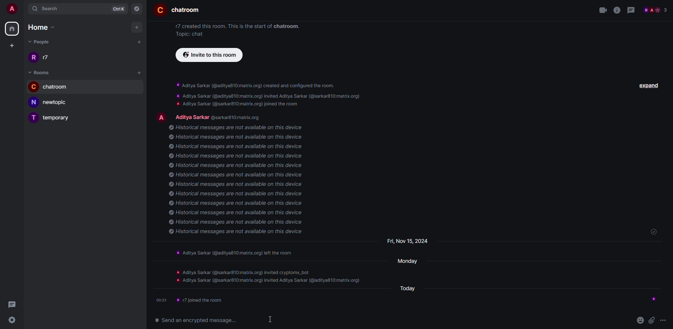 The image size is (673, 329). Describe the element at coordinates (119, 8) in the screenshot. I see `ctrlK` at that location.